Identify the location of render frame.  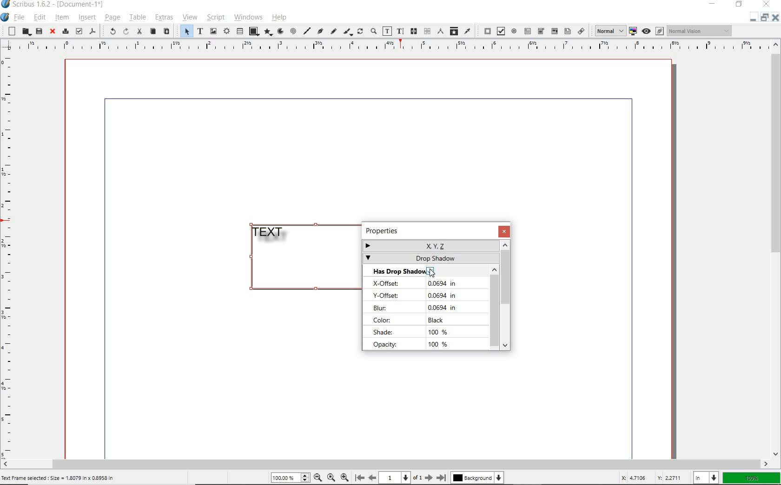
(226, 32).